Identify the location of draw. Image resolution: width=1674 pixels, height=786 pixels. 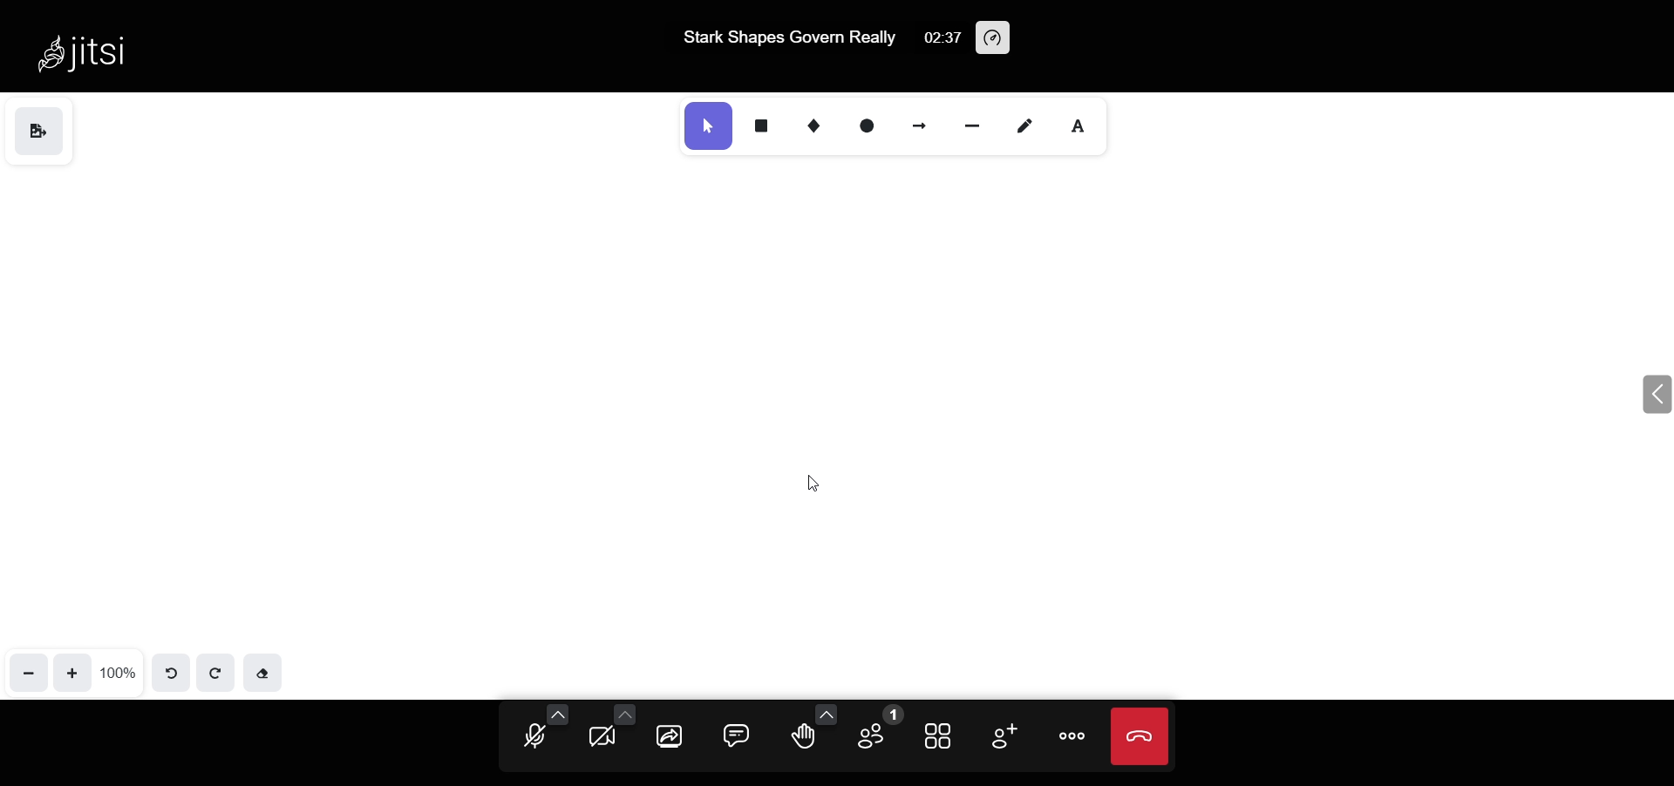
(1024, 127).